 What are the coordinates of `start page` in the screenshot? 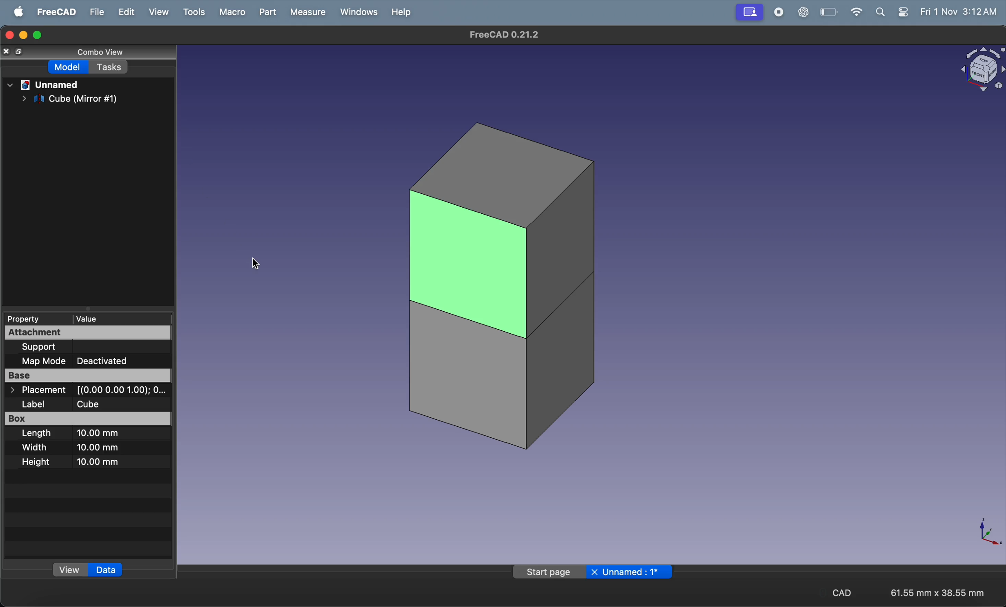 It's located at (548, 572).